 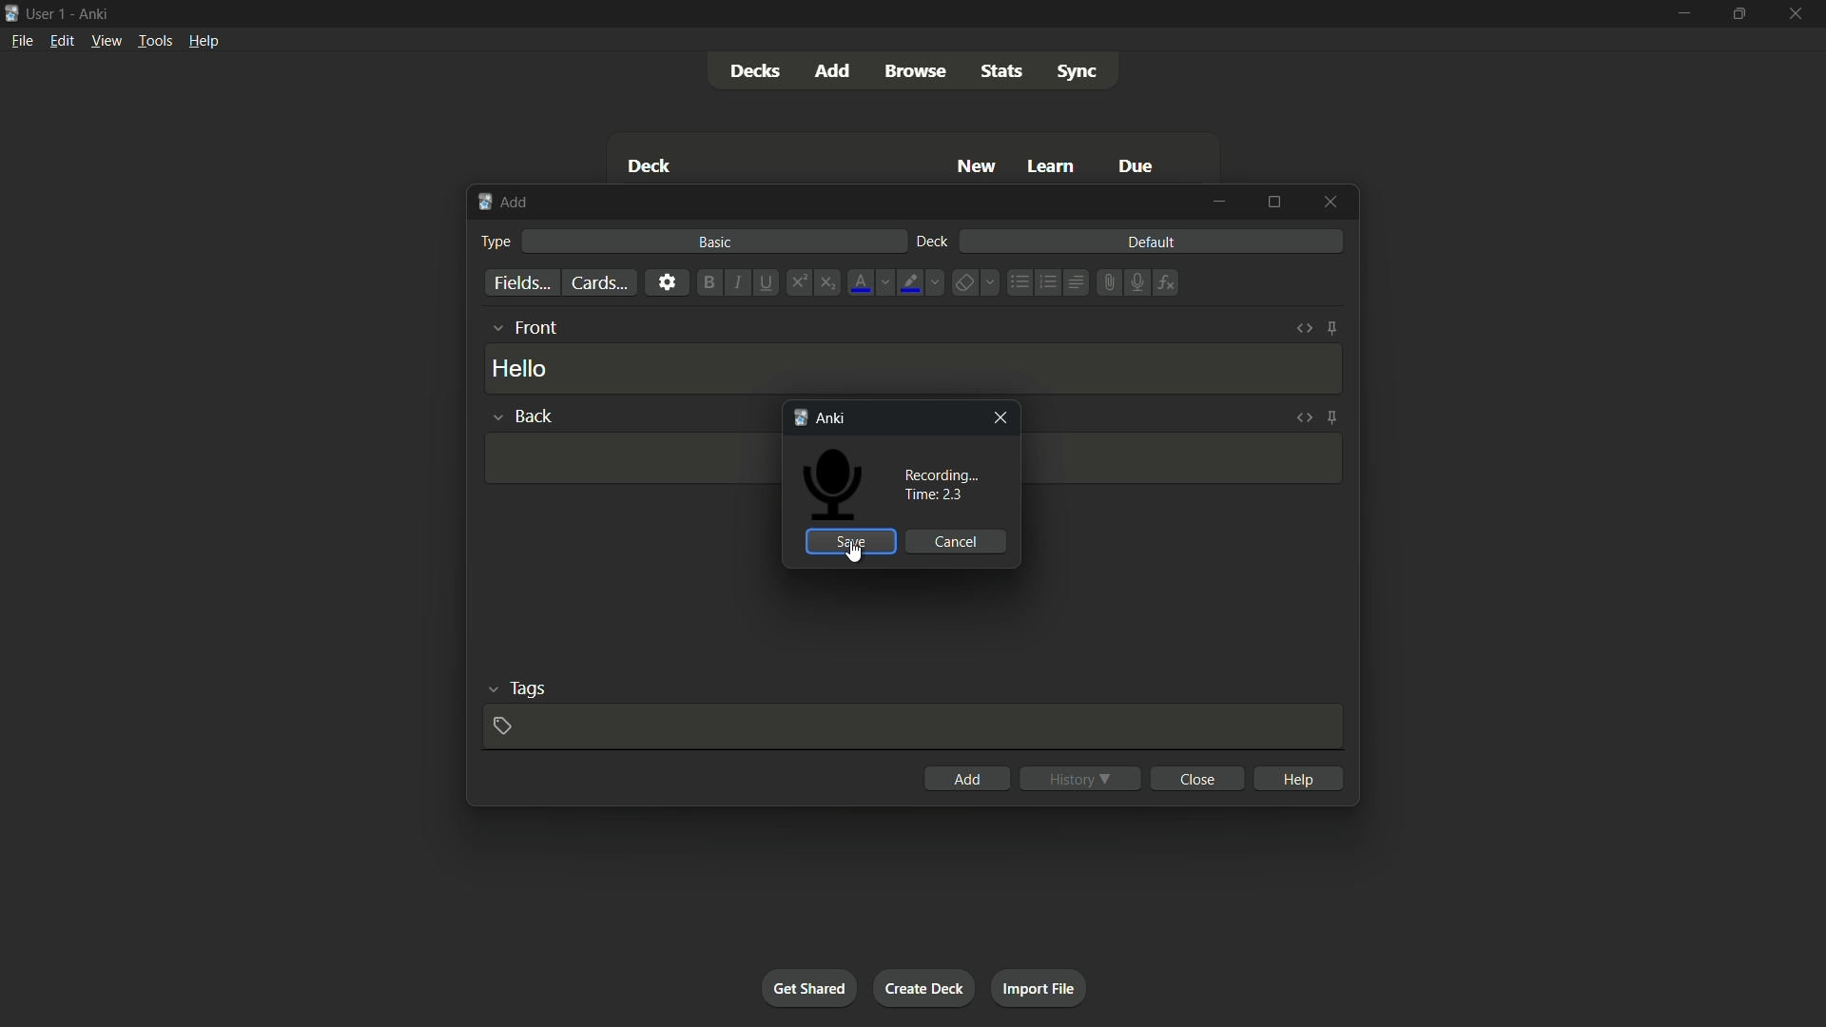 I want to click on tags, so click(x=518, y=687).